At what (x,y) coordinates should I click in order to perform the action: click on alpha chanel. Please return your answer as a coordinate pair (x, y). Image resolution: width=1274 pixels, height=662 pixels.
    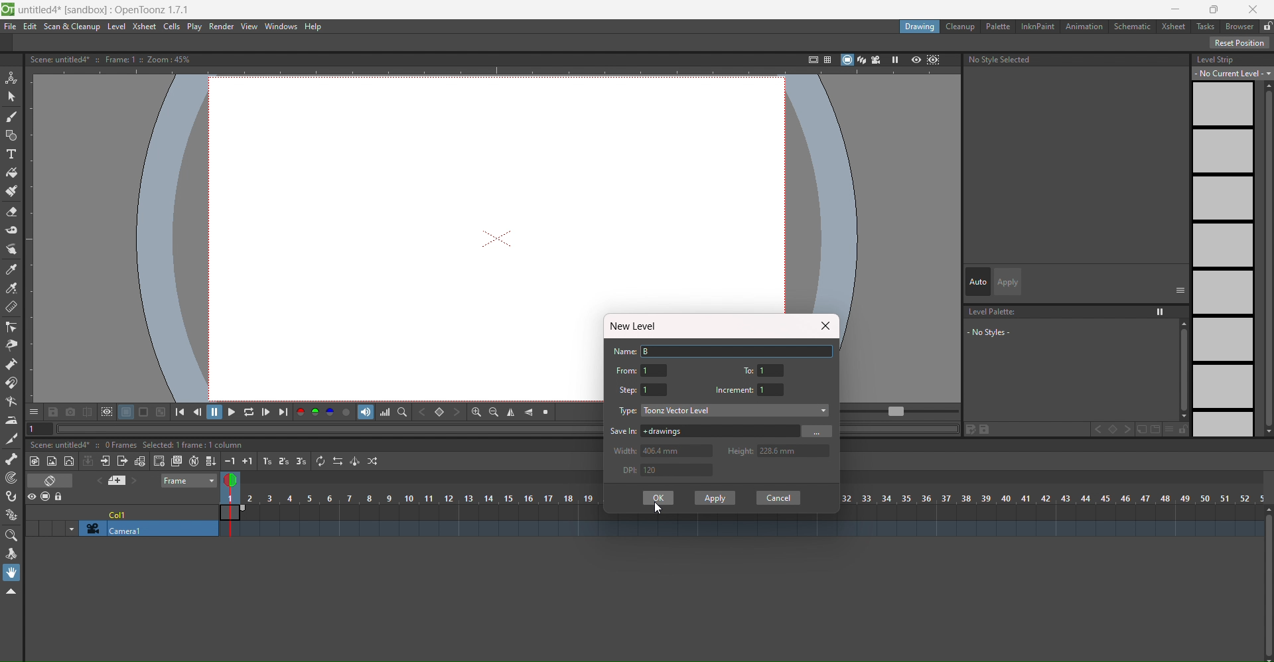
    Looking at the image, I should click on (347, 411).